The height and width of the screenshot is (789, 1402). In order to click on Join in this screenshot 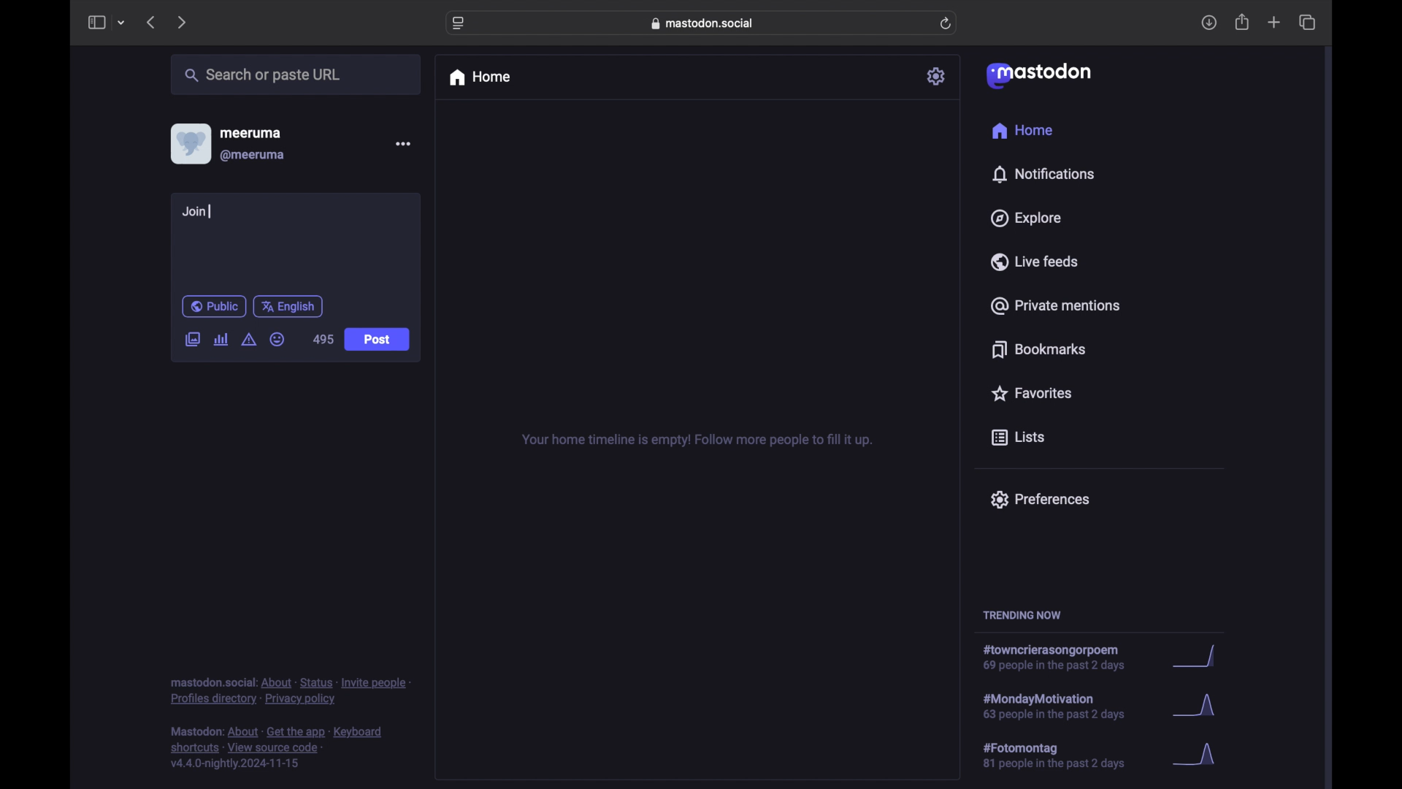, I will do `click(199, 213)`.